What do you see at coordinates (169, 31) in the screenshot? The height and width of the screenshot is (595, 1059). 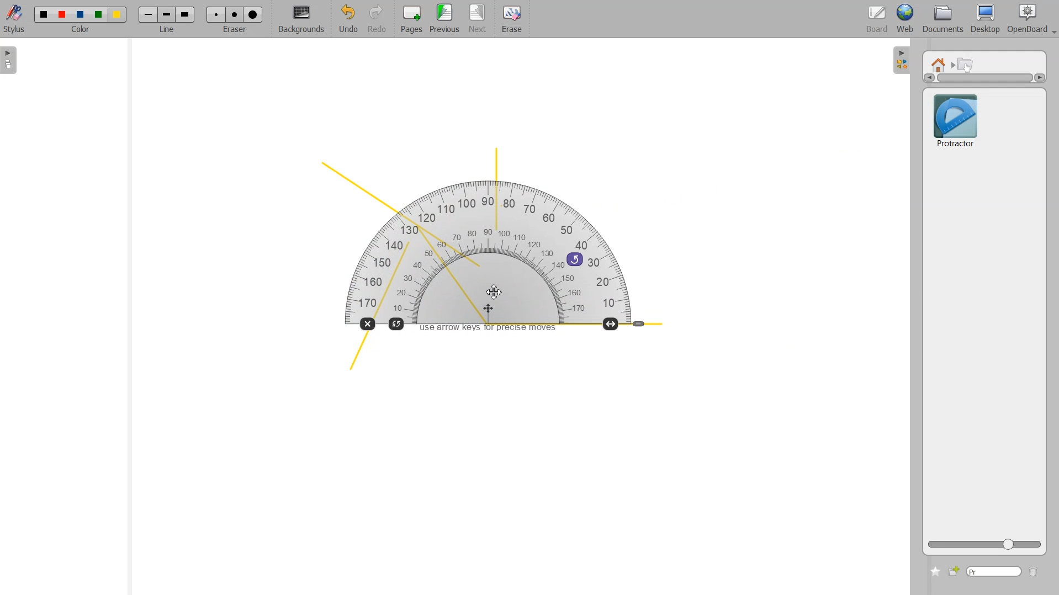 I see `line` at bounding box center [169, 31].